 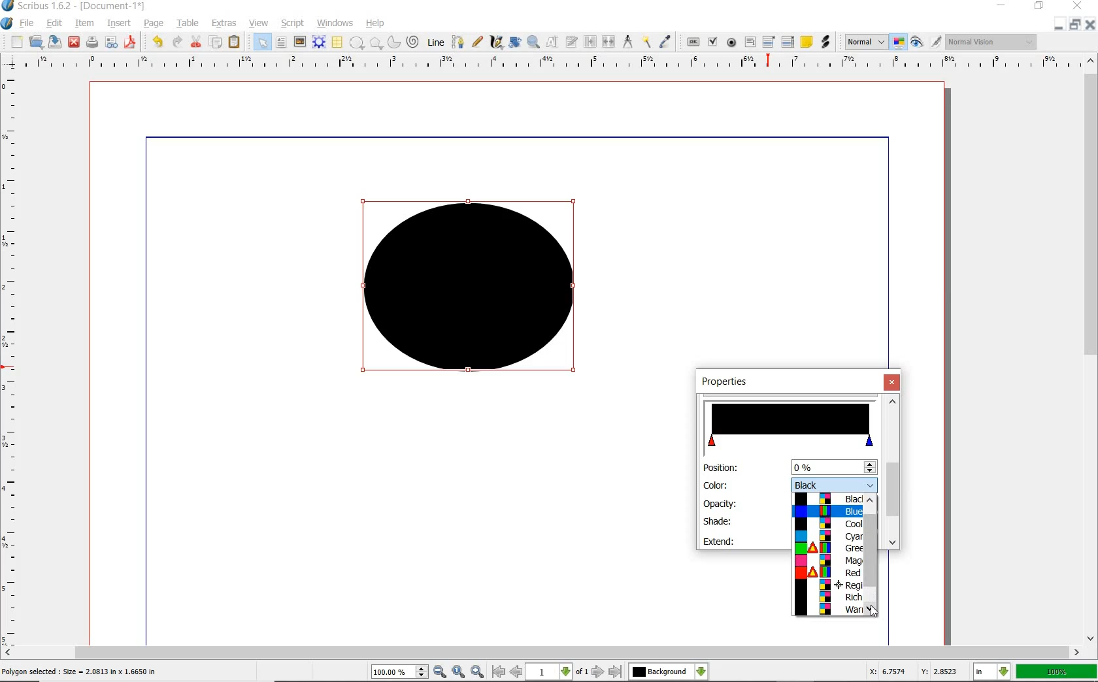 What do you see at coordinates (498, 672) in the screenshot?
I see `first` at bounding box center [498, 672].